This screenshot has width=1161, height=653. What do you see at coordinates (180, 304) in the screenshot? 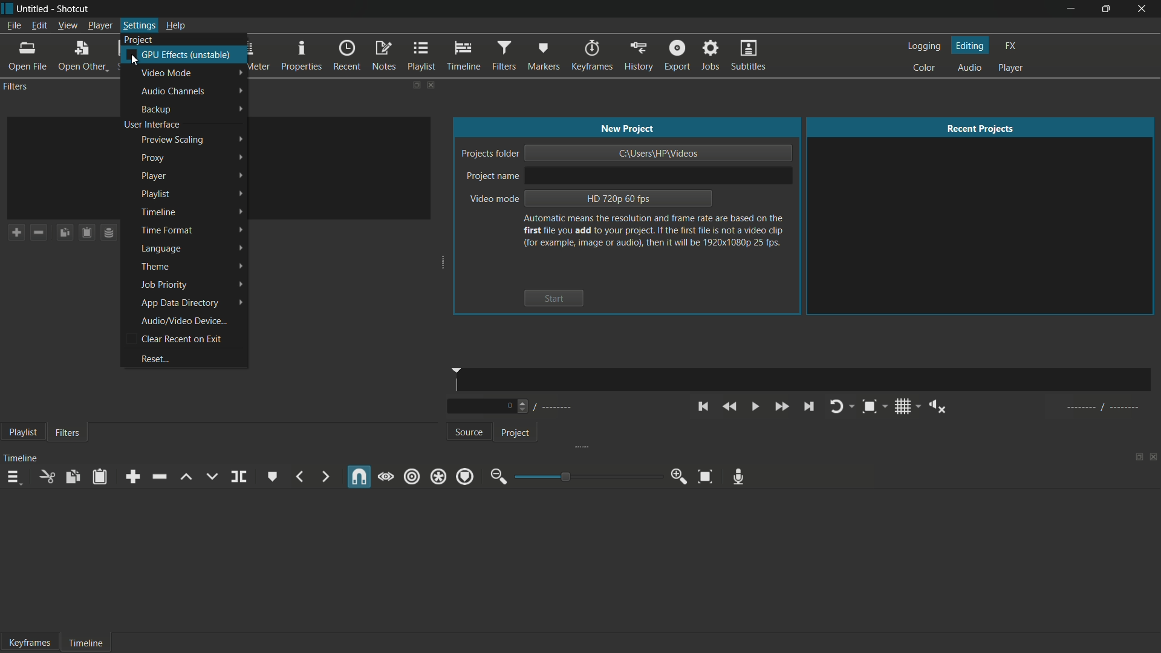
I see `app data directory` at bounding box center [180, 304].